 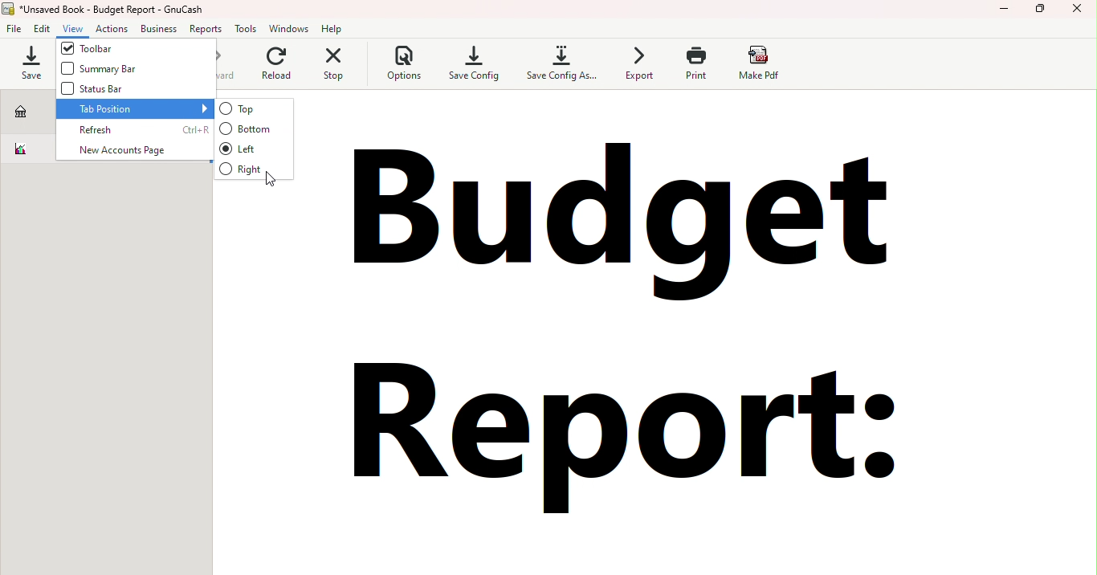 I want to click on View, so click(x=72, y=28).